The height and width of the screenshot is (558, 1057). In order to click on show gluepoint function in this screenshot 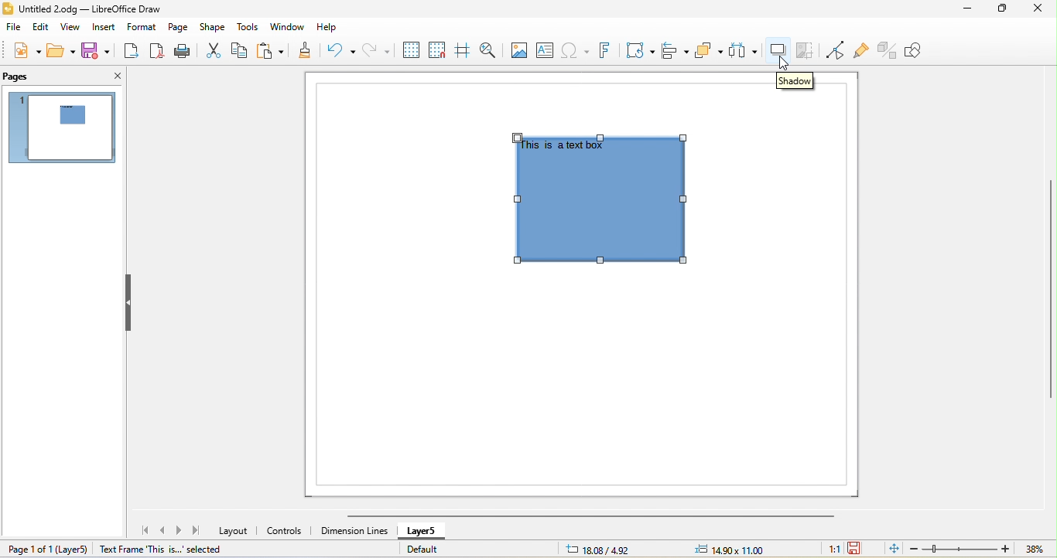, I will do `click(860, 51)`.